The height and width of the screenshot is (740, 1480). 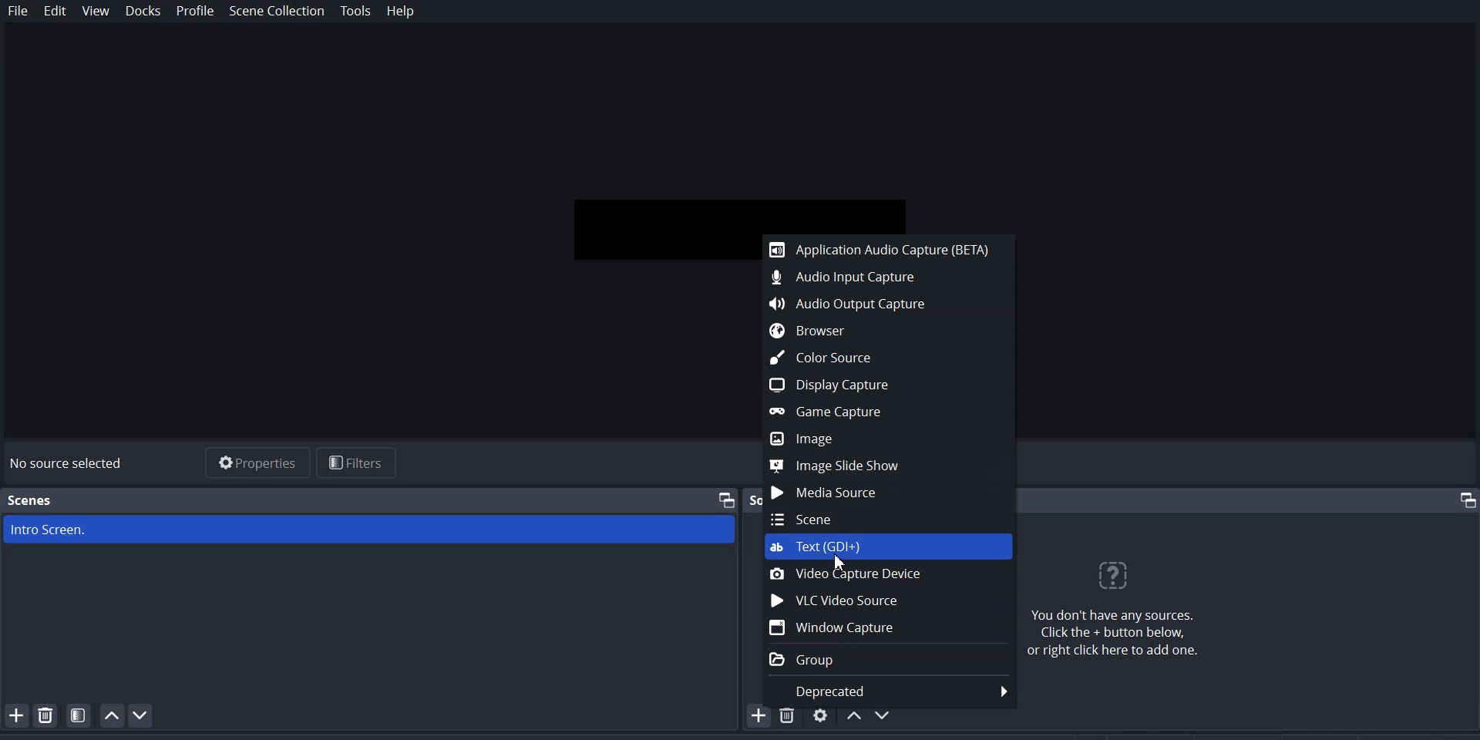 I want to click on Open Scene Filter, so click(x=79, y=715).